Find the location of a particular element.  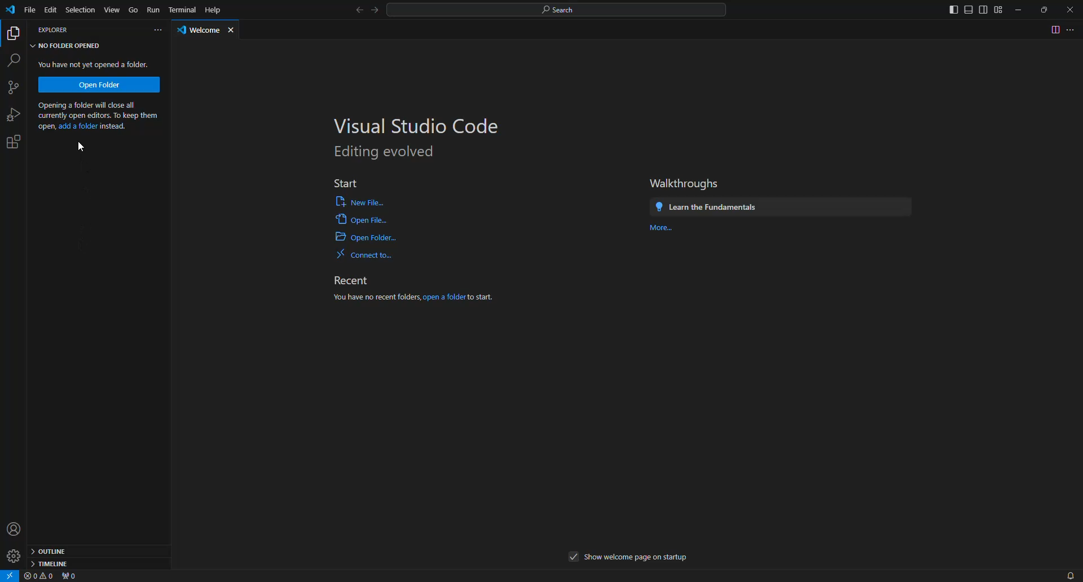

toggle primary sidebar is located at coordinates (953, 10).